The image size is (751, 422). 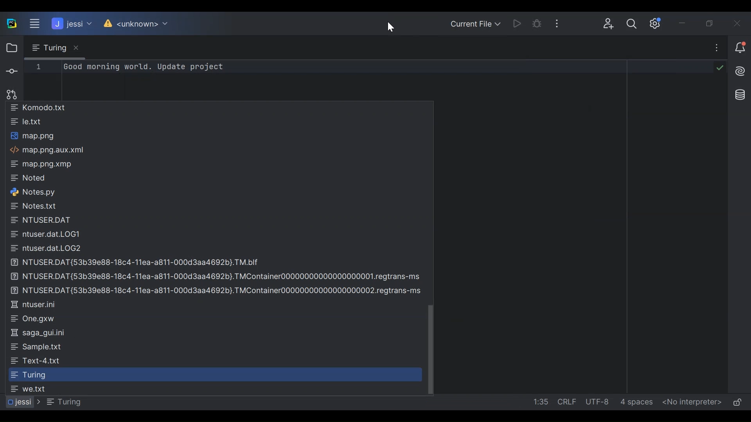 I want to click on PyCharm Desktop Icon, so click(x=11, y=23).